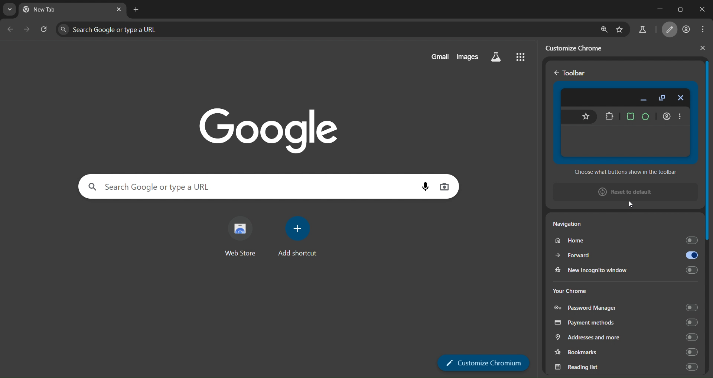 This screenshot has width=713, height=378. What do you see at coordinates (297, 237) in the screenshot?
I see `add shortcut` at bounding box center [297, 237].